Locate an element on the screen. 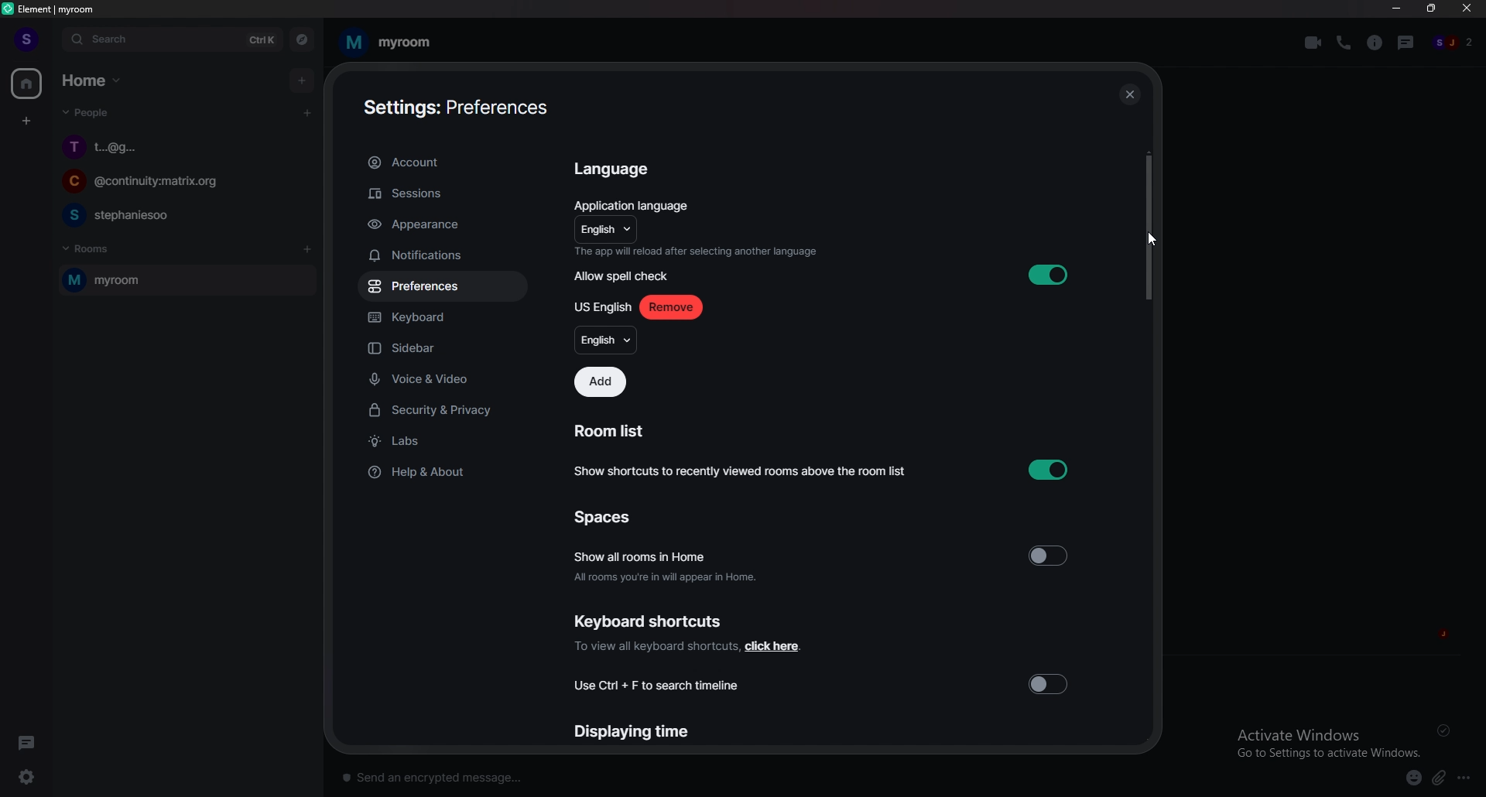  sidebar is located at coordinates (447, 350).